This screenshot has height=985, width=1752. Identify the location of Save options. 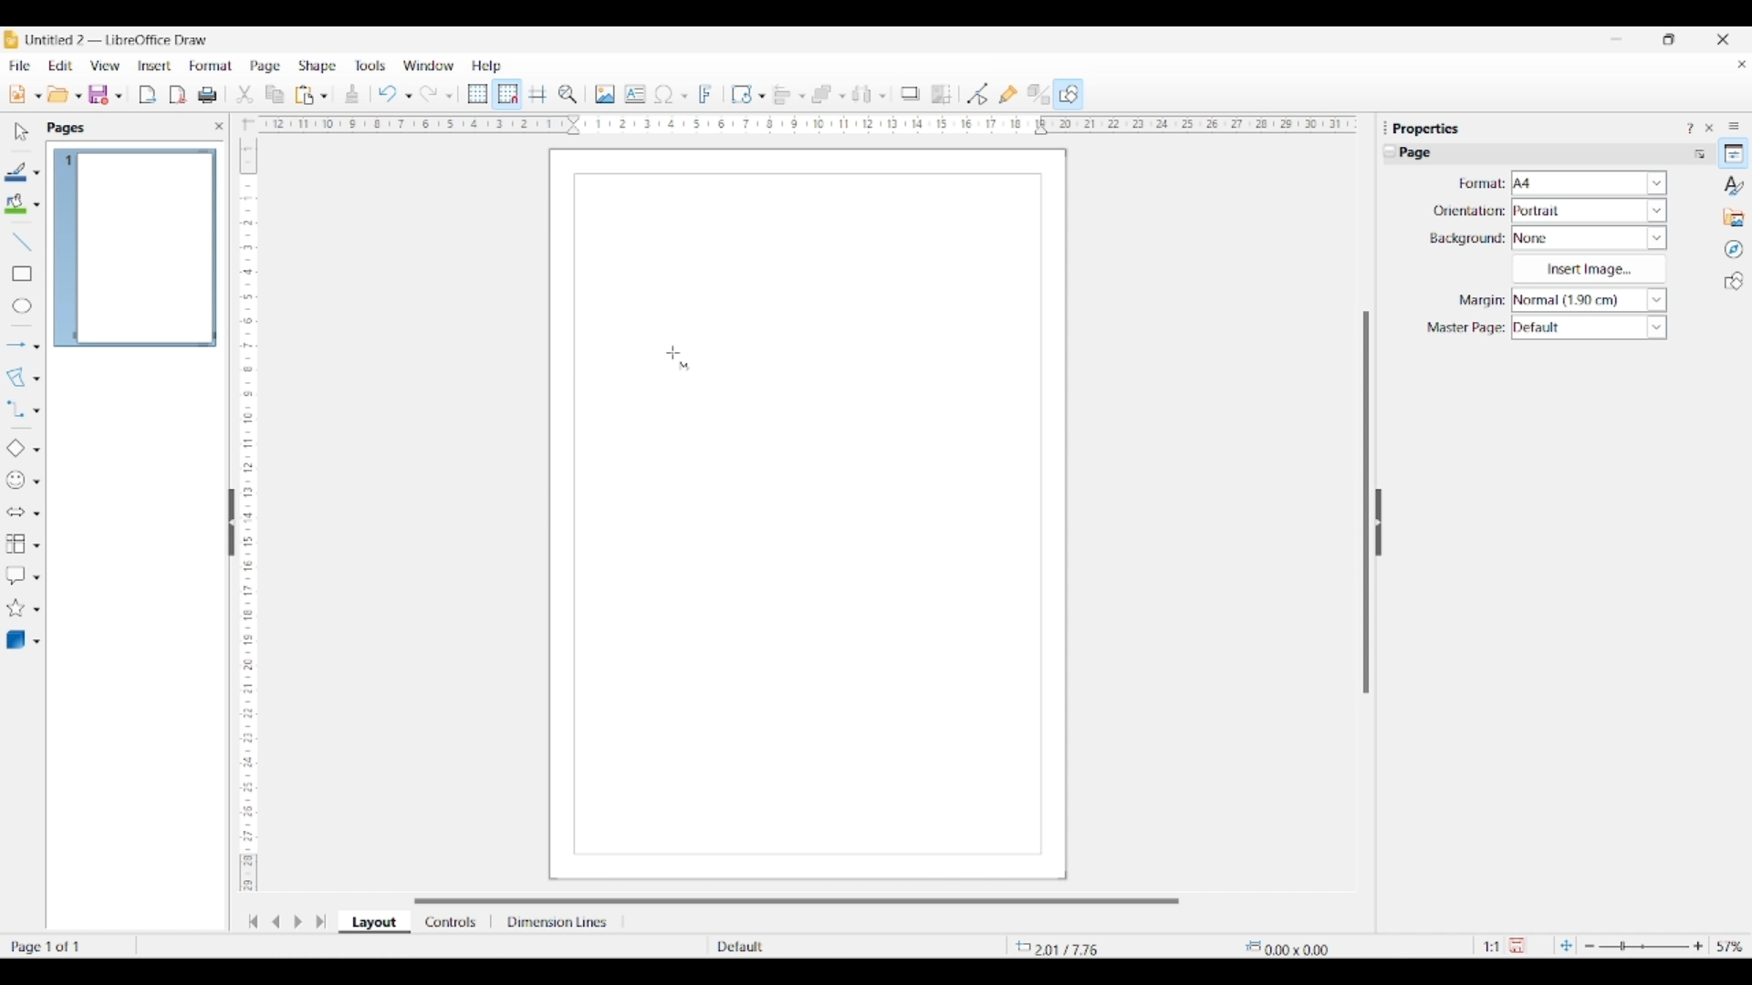
(119, 97).